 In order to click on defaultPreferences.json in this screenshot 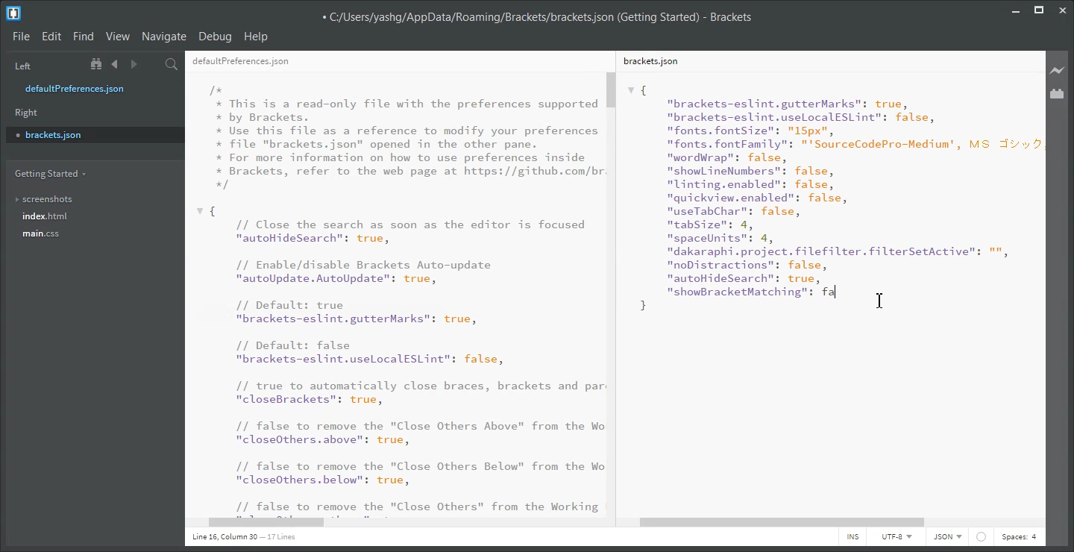, I will do `click(84, 89)`.